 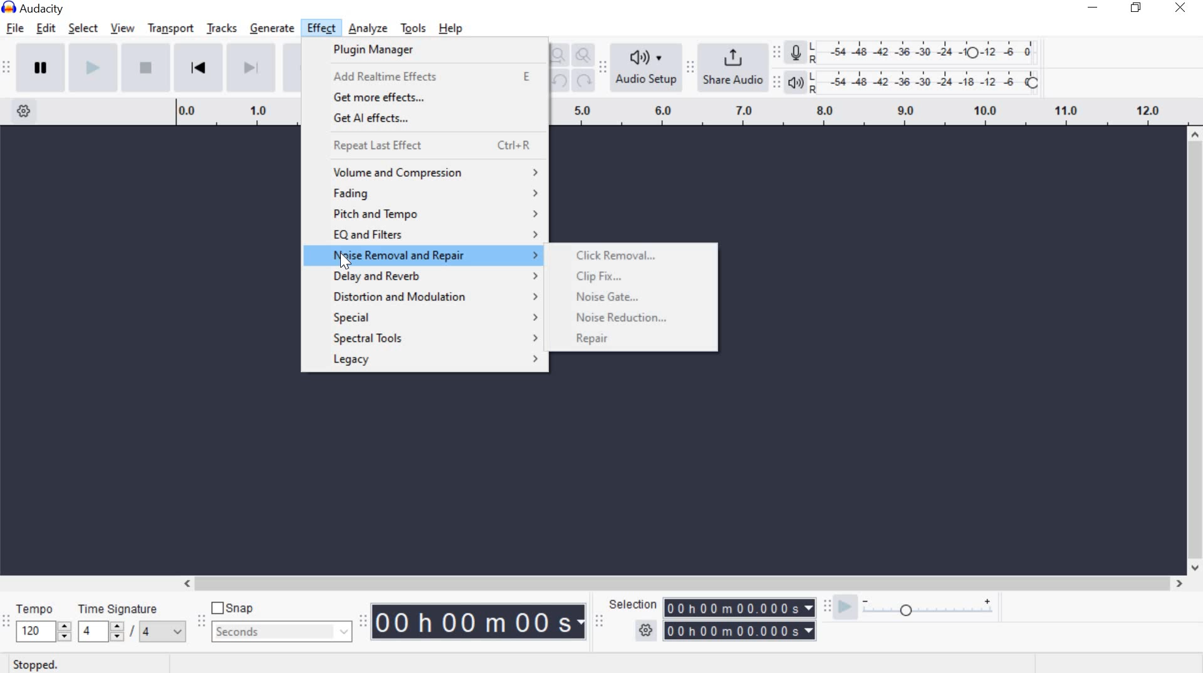 What do you see at coordinates (605, 67) in the screenshot?
I see `Audio setup toolbar` at bounding box center [605, 67].